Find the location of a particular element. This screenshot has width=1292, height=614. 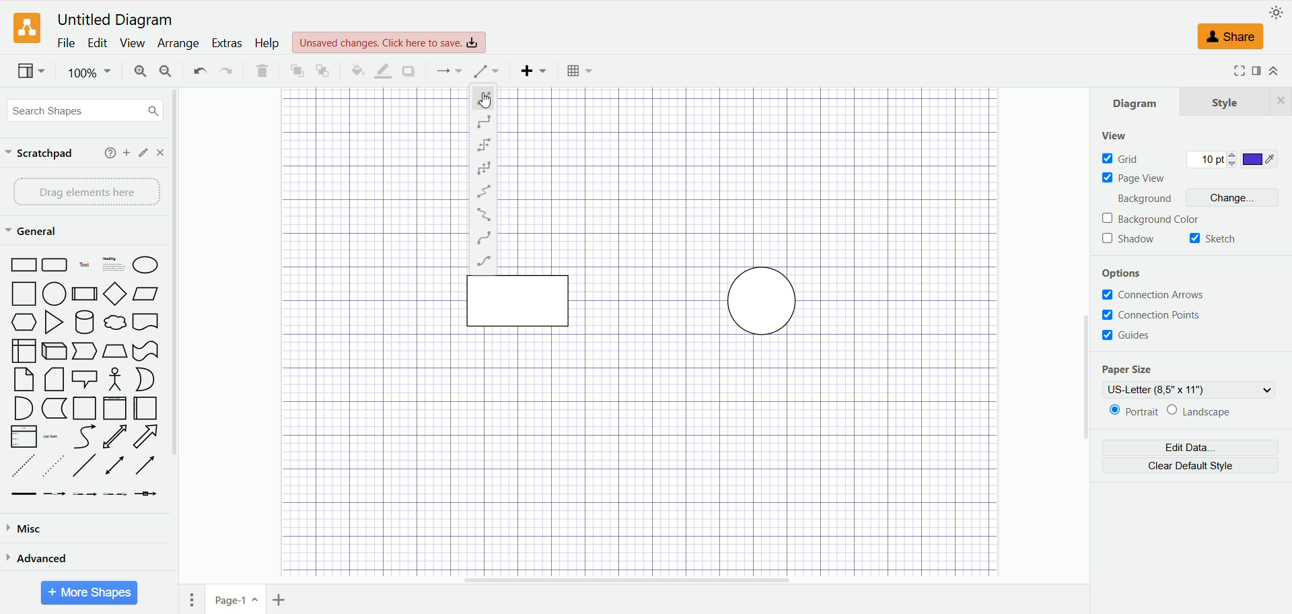

US-letter (8,5" x 11") is located at coordinates (1190, 390).